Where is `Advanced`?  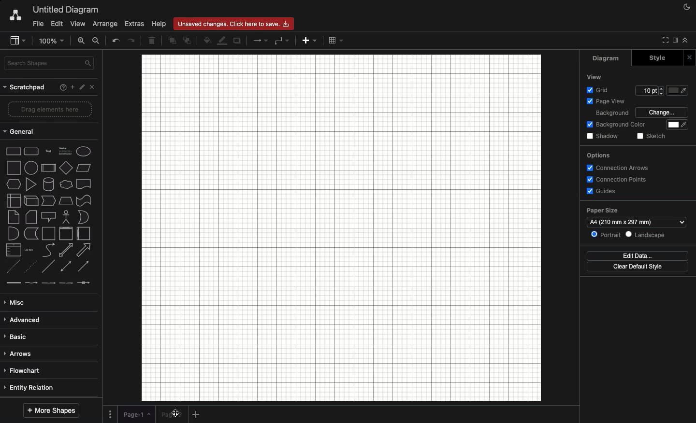
Advanced is located at coordinates (23, 320).